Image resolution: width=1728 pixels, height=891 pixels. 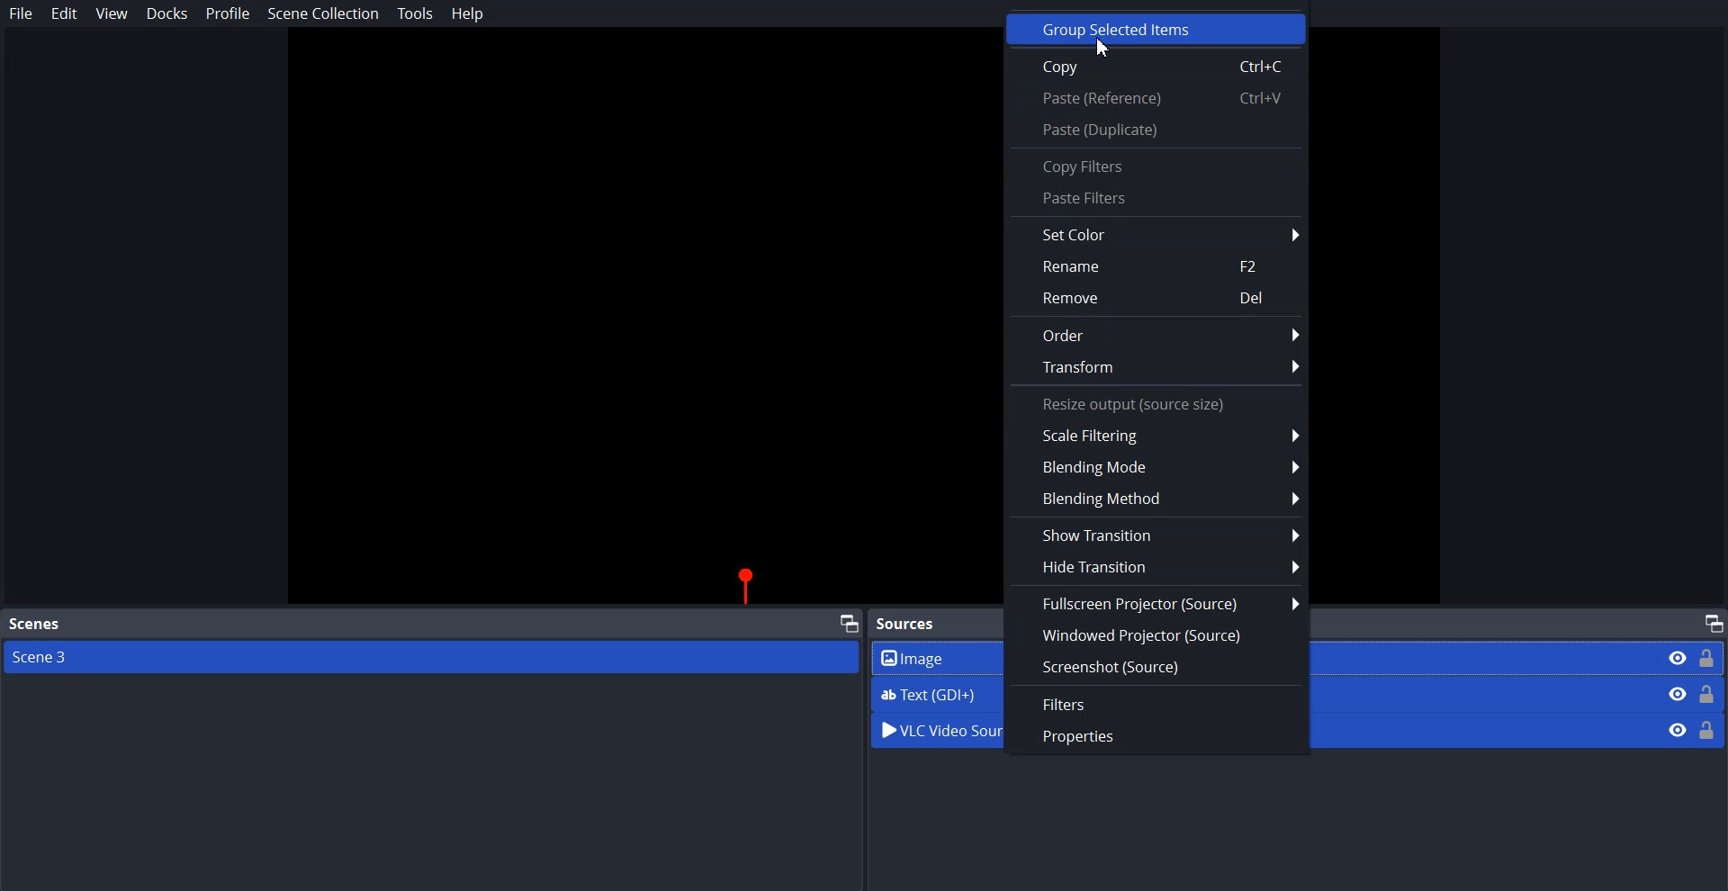 What do you see at coordinates (1692, 694) in the screenshot?
I see `Text (GDI+)` at bounding box center [1692, 694].